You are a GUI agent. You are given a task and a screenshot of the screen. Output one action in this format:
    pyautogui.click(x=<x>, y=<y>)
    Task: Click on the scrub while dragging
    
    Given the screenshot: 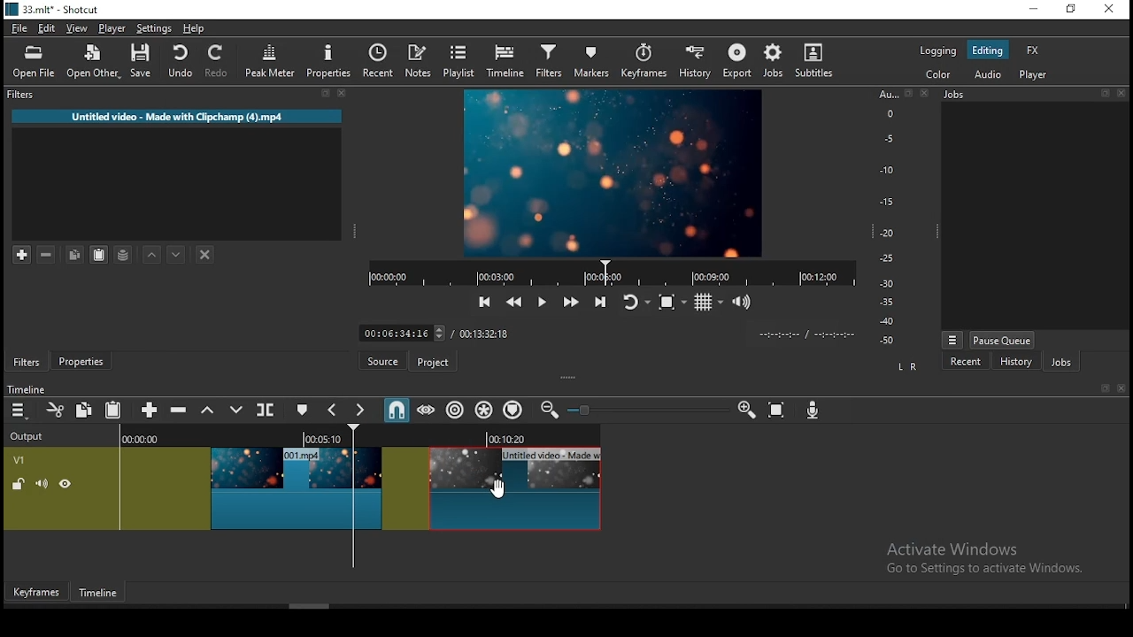 What is the action you would take?
    pyautogui.click(x=428, y=411)
    